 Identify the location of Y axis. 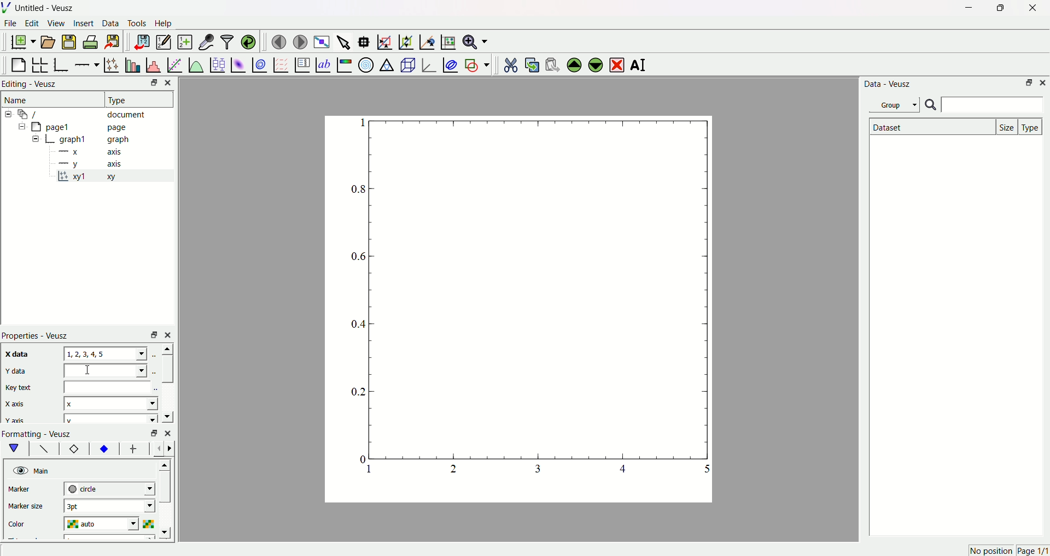
(16, 421).